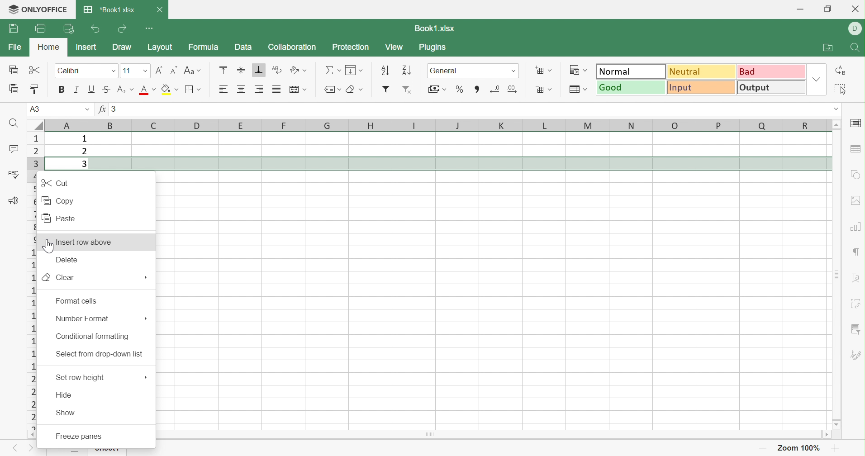 The image size is (865, 456). What do you see at coordinates (83, 138) in the screenshot?
I see `1` at bounding box center [83, 138].